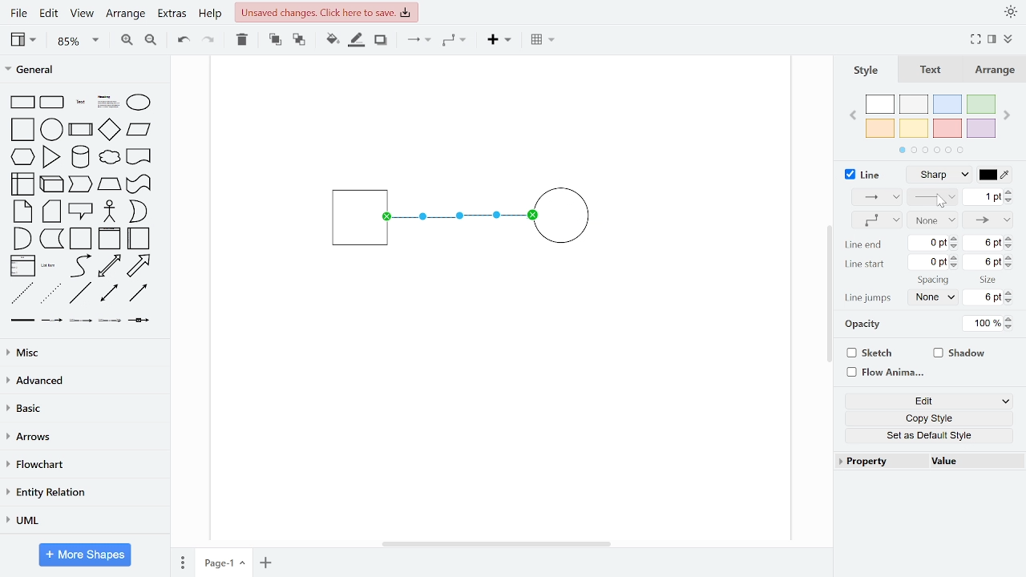  What do you see at coordinates (53, 183) in the screenshot?
I see `cube` at bounding box center [53, 183].